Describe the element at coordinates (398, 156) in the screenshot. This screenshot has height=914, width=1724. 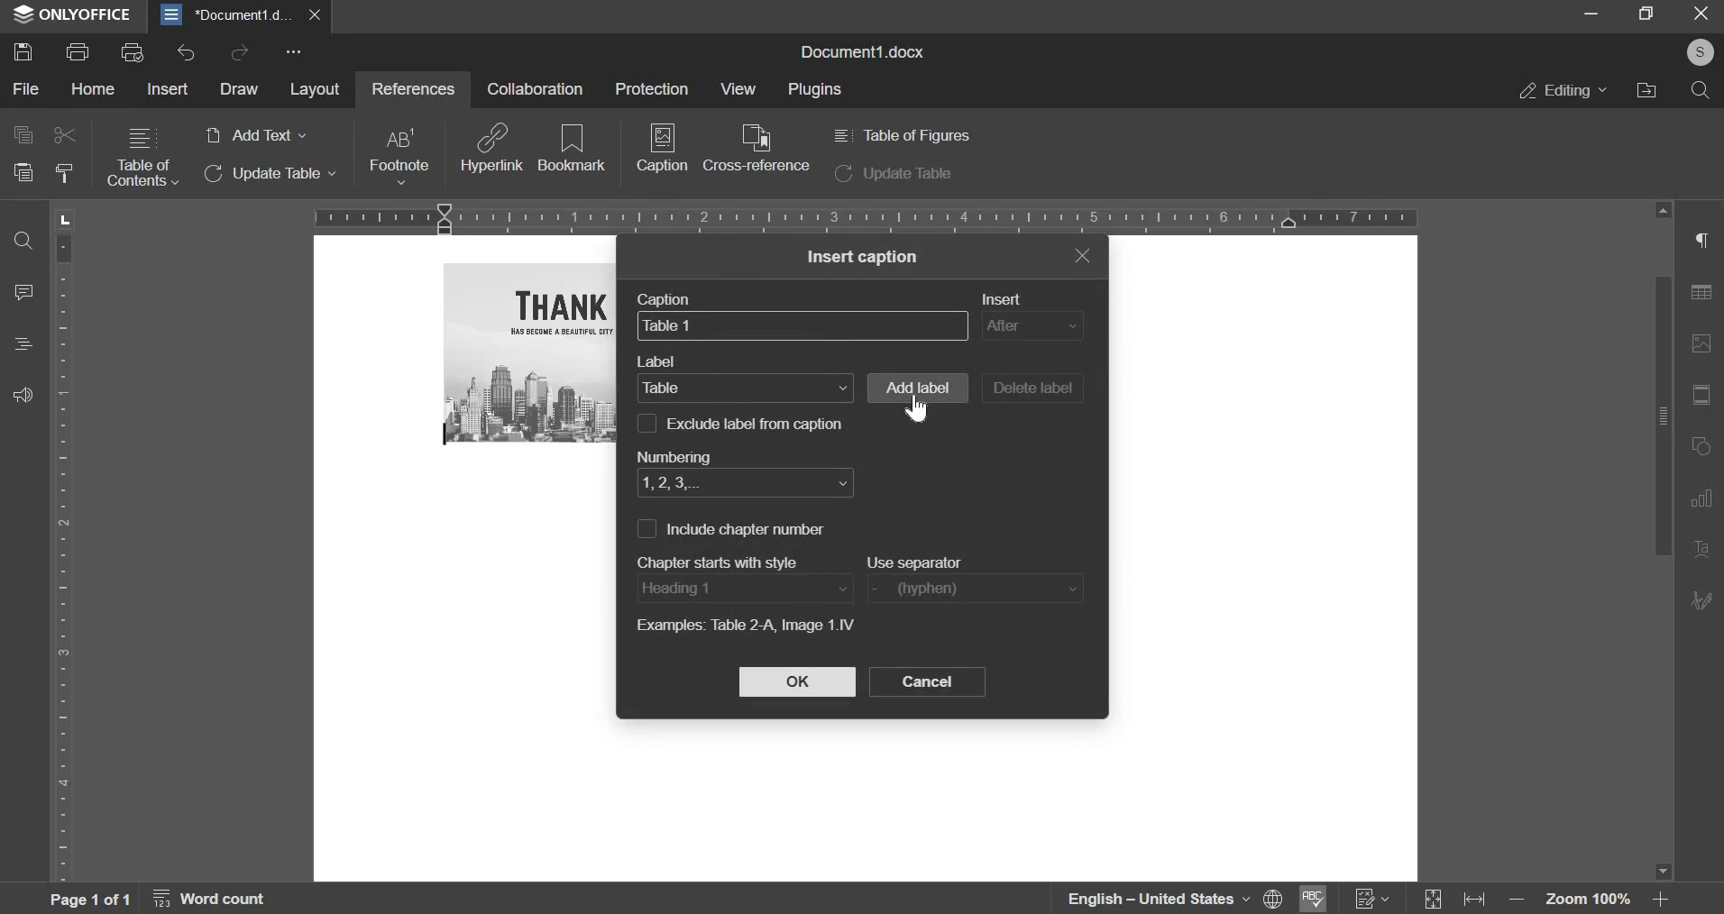
I see `footnote` at that location.